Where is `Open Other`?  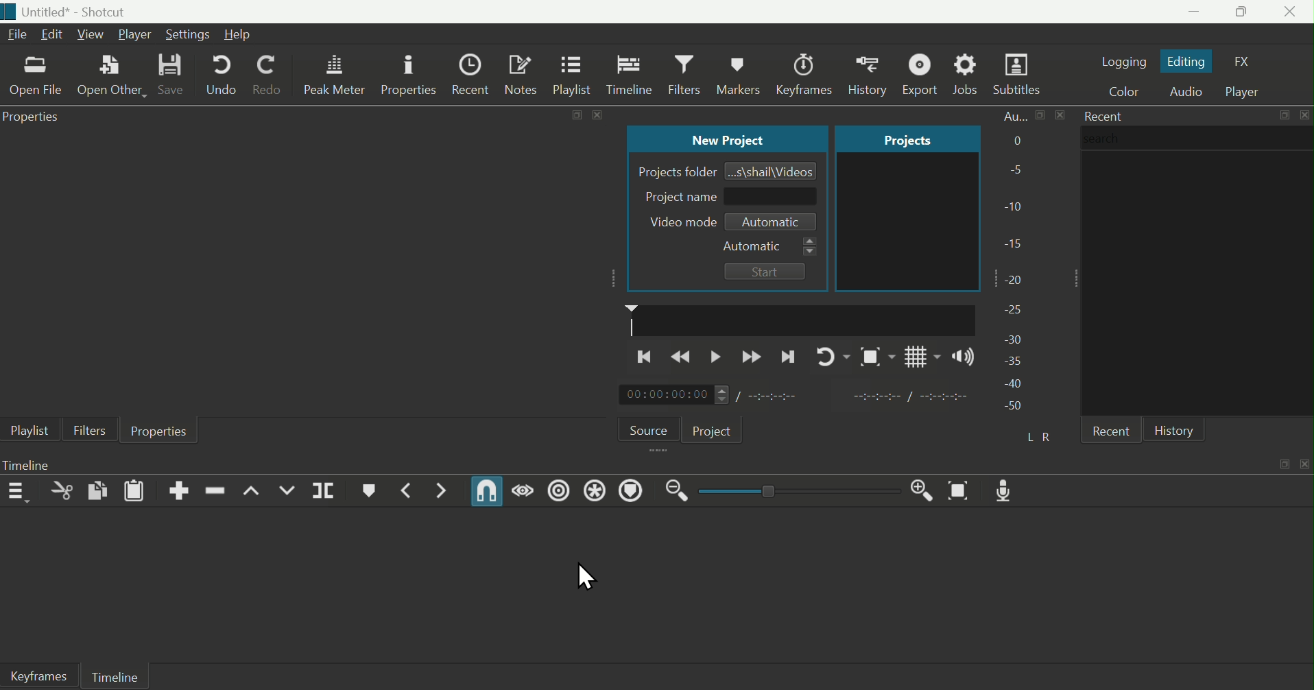 Open Other is located at coordinates (110, 75).